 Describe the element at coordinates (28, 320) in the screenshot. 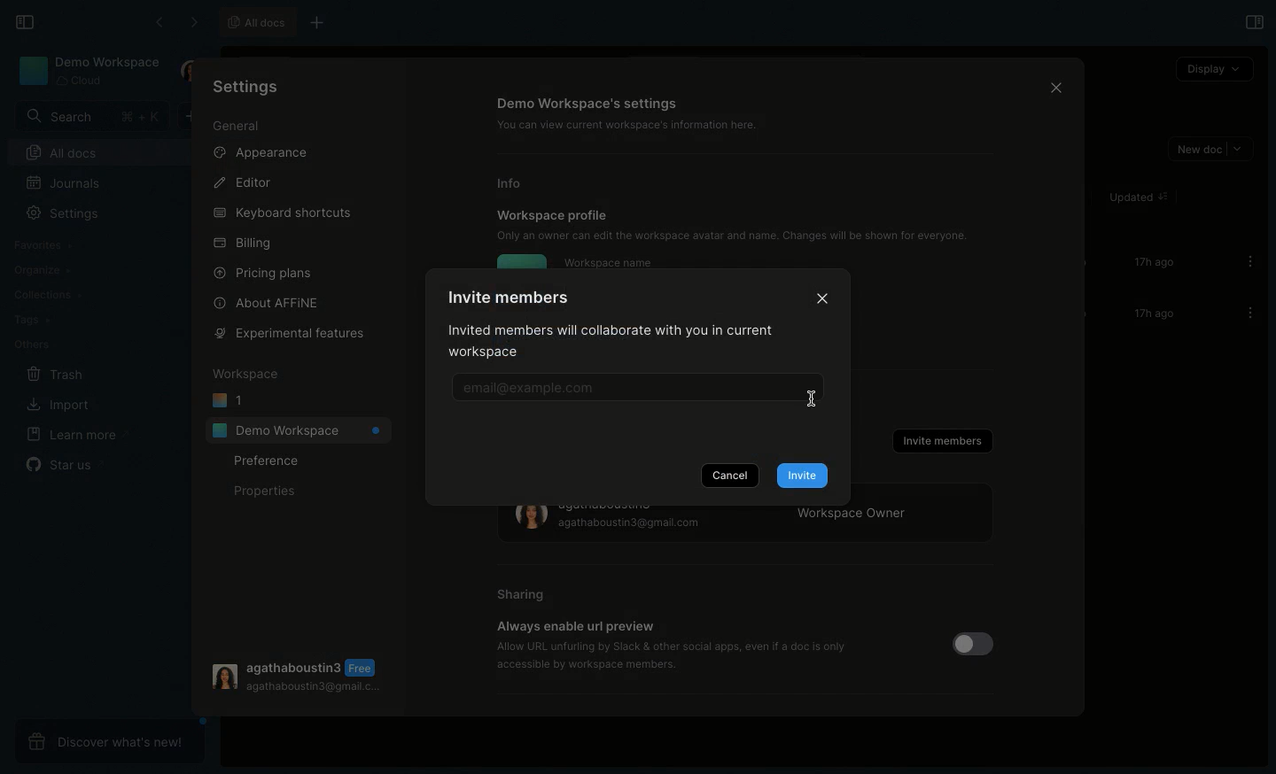

I see `Tags` at that location.